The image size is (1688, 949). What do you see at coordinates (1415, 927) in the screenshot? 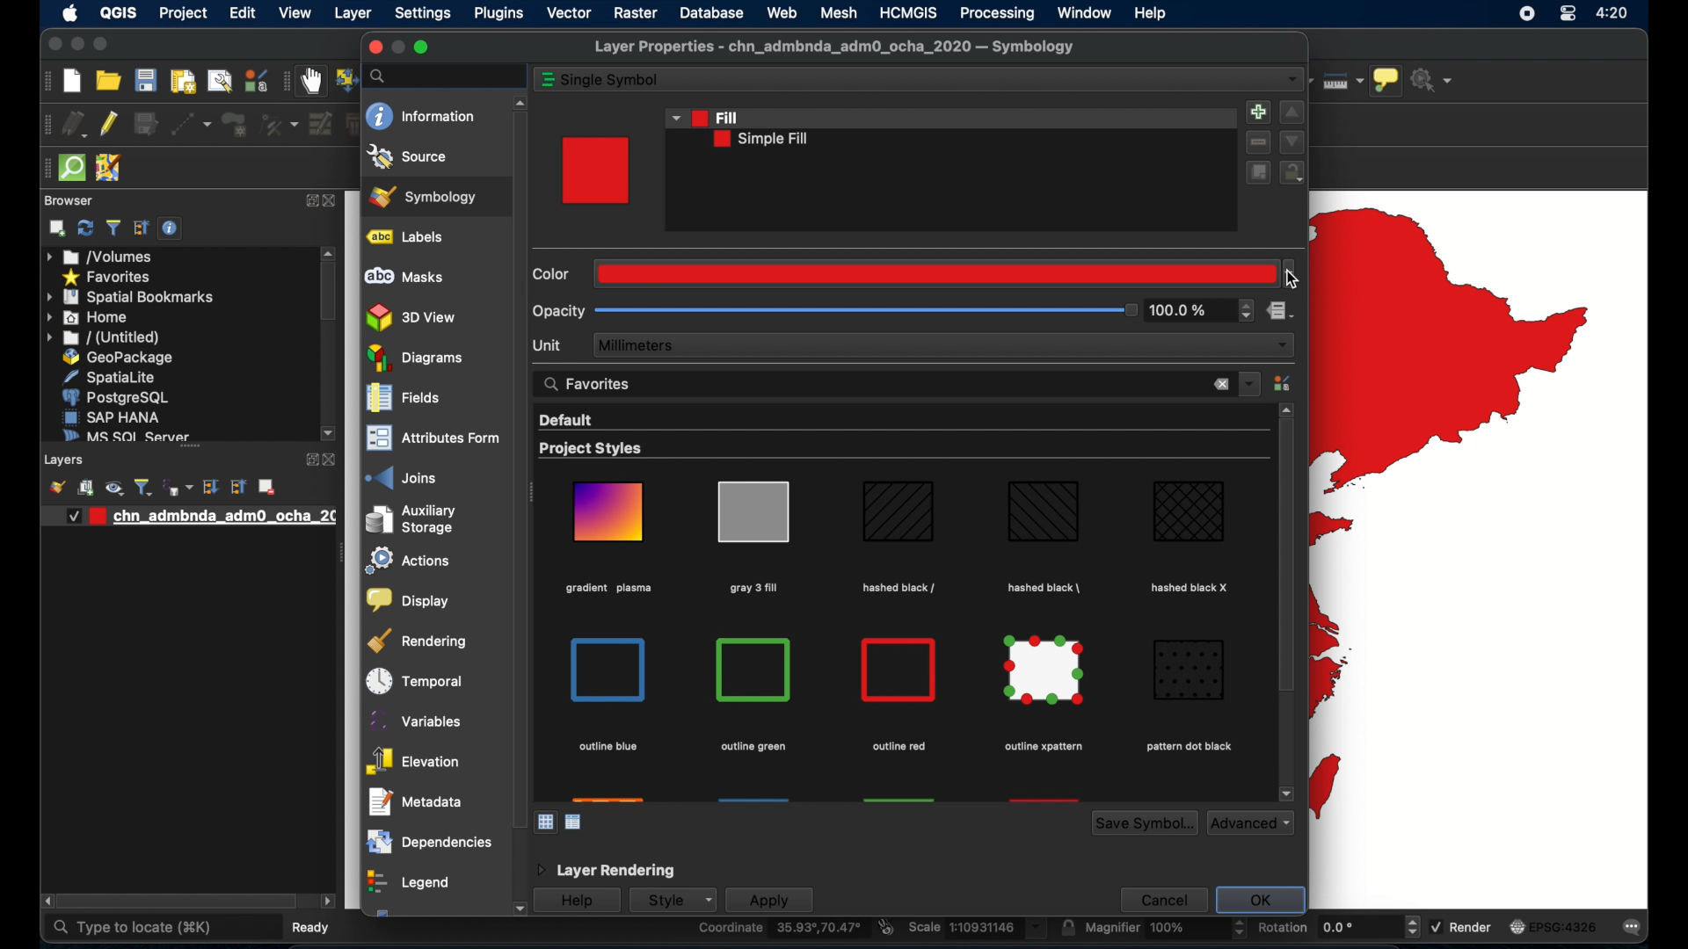
I see `increase or decrease rotation value` at bounding box center [1415, 927].